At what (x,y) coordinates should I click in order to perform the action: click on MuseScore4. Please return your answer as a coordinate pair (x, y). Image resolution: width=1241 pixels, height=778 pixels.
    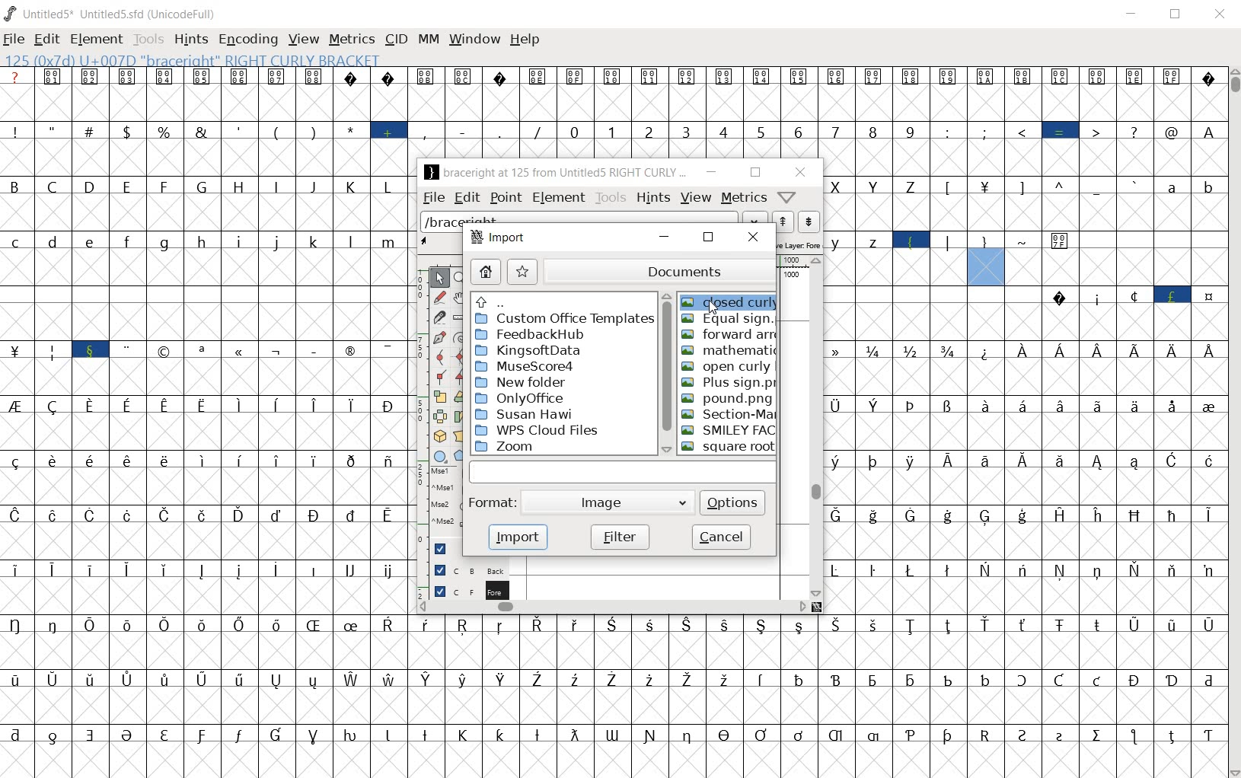
    Looking at the image, I should click on (526, 368).